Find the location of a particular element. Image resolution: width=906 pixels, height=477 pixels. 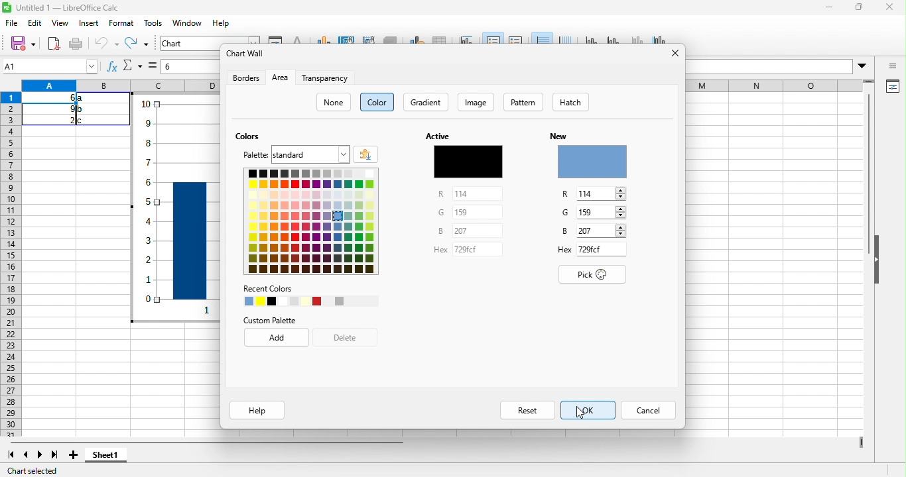

export as pdf is located at coordinates (54, 43).